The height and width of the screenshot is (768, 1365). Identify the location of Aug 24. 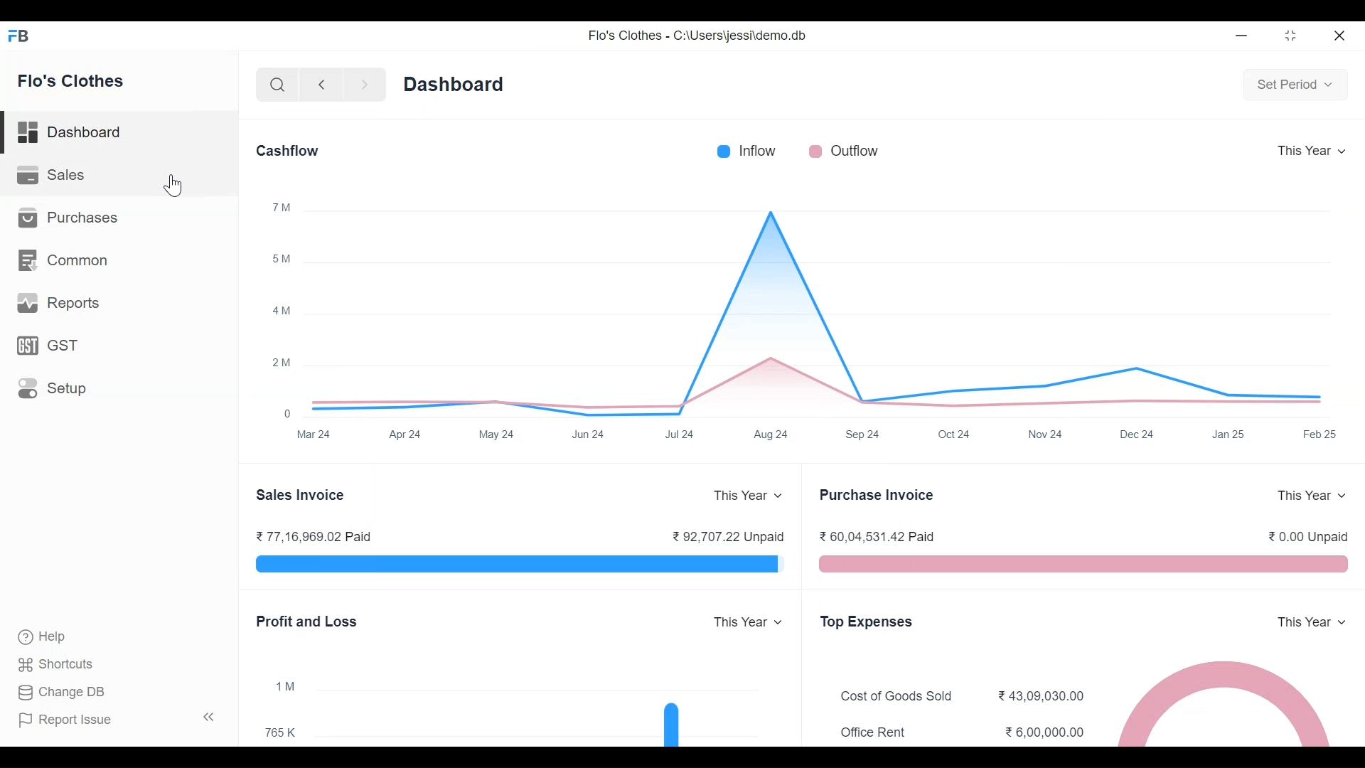
(773, 435).